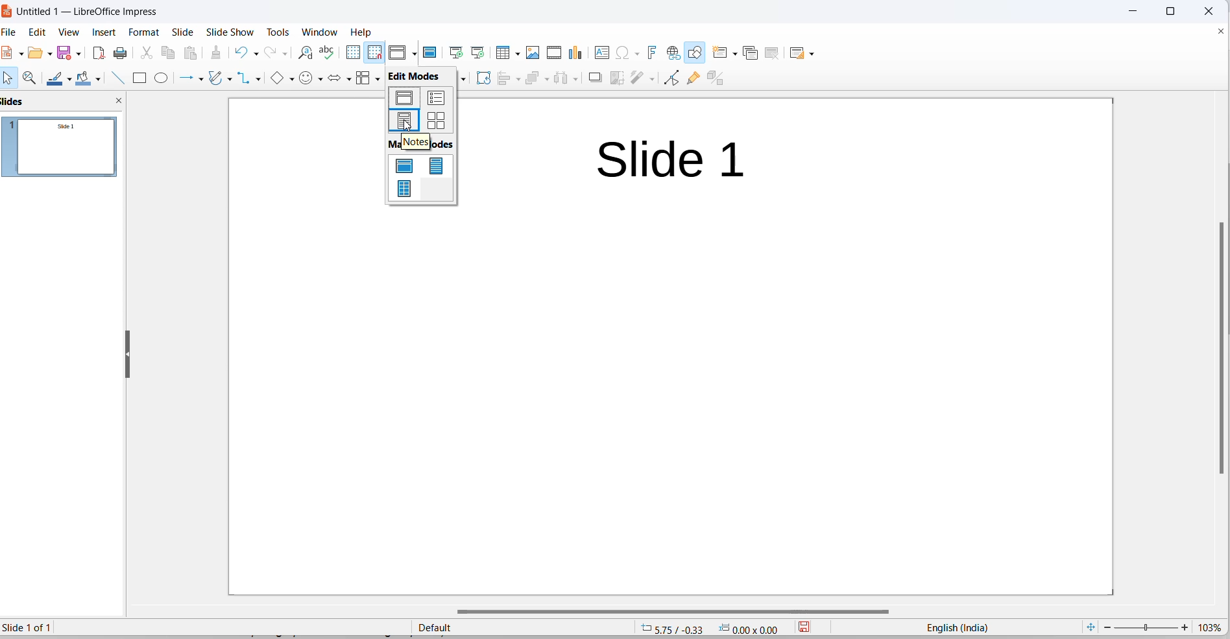 This screenshot has height=639, width=1230. What do you see at coordinates (720, 80) in the screenshot?
I see `toggle extrusion` at bounding box center [720, 80].